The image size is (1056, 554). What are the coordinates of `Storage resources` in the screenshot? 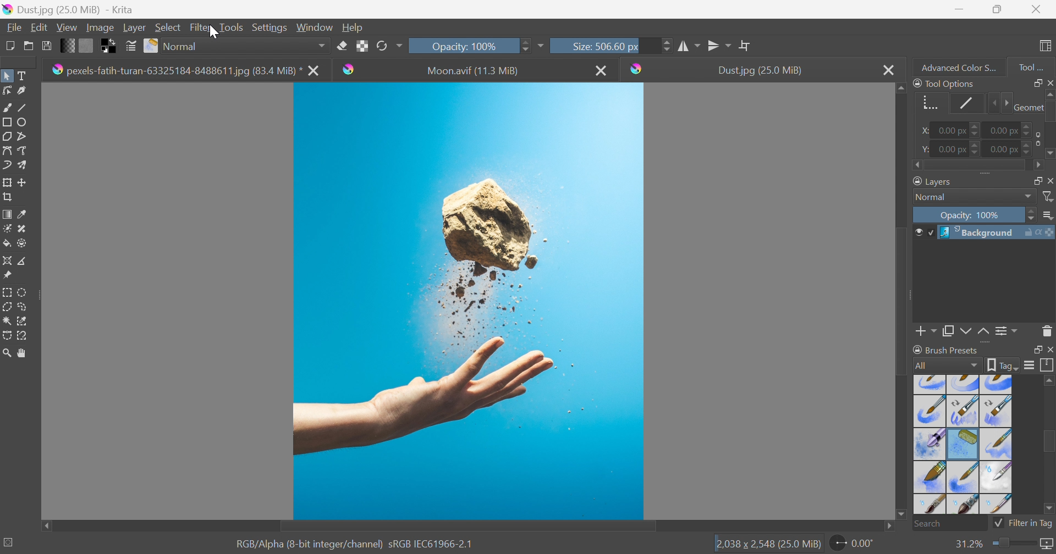 It's located at (1047, 365).